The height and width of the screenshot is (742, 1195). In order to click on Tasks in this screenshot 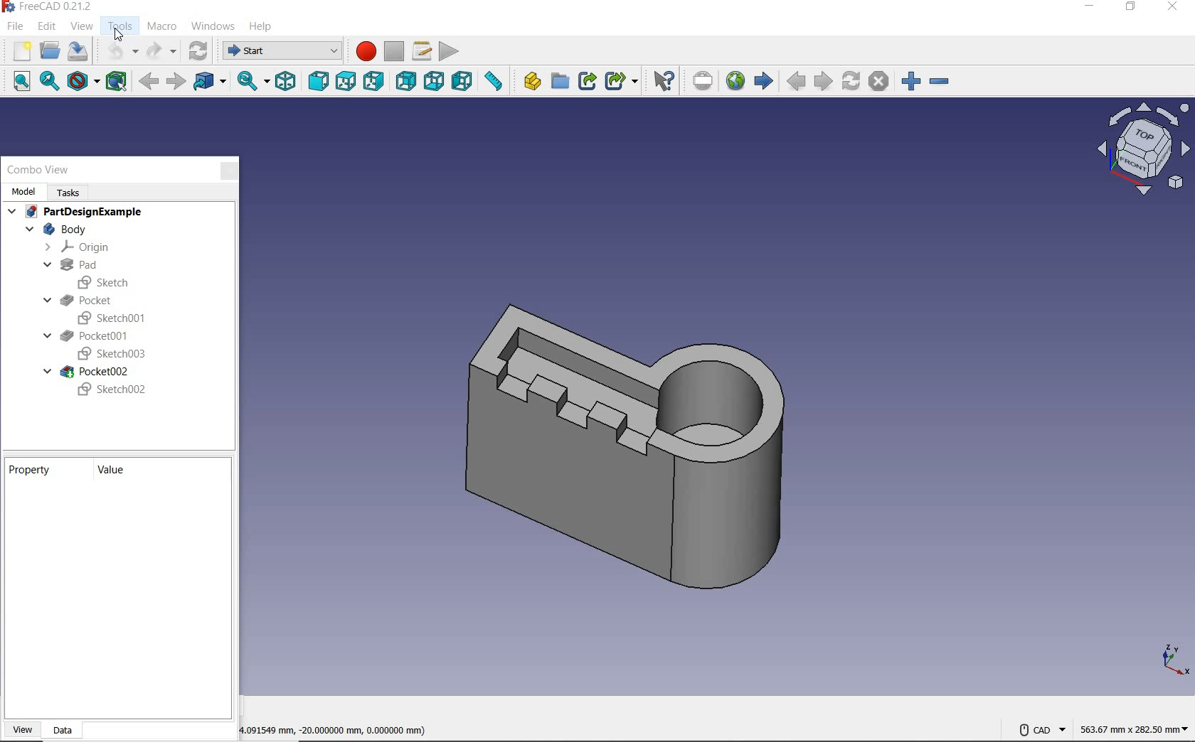, I will do `click(74, 191)`.